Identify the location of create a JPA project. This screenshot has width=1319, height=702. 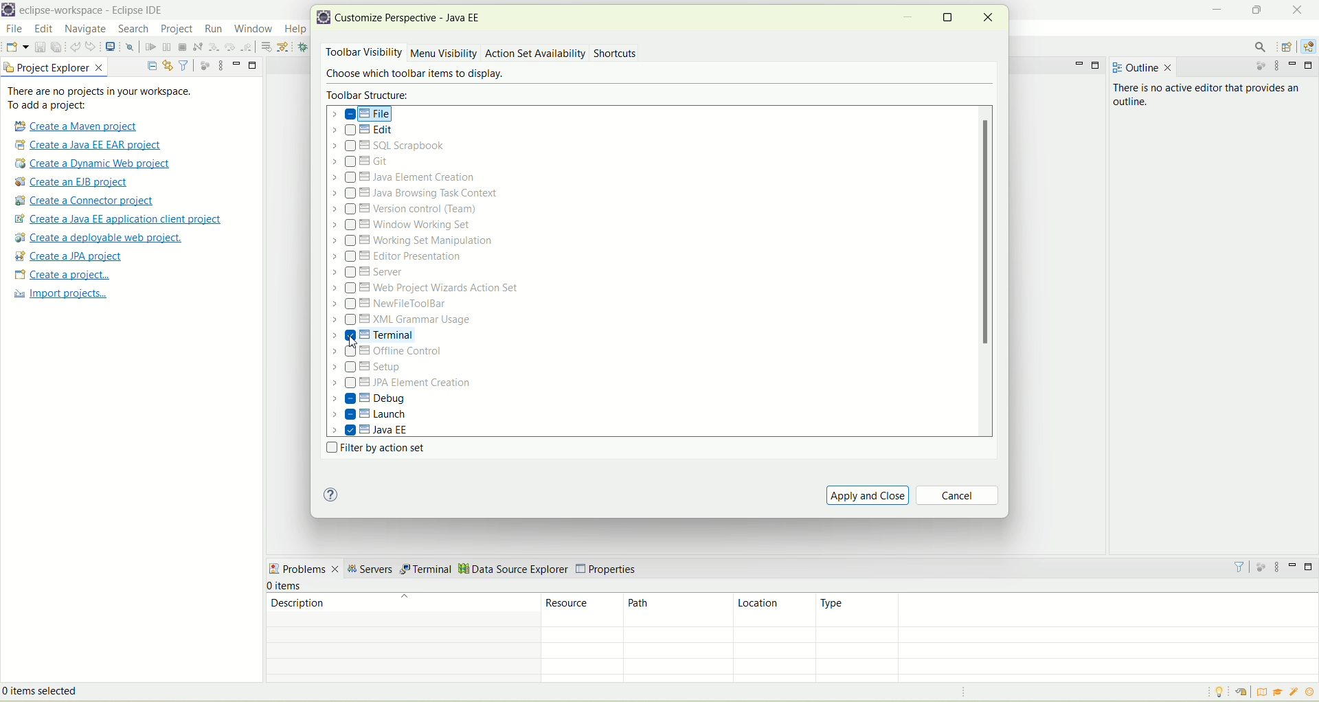
(69, 256).